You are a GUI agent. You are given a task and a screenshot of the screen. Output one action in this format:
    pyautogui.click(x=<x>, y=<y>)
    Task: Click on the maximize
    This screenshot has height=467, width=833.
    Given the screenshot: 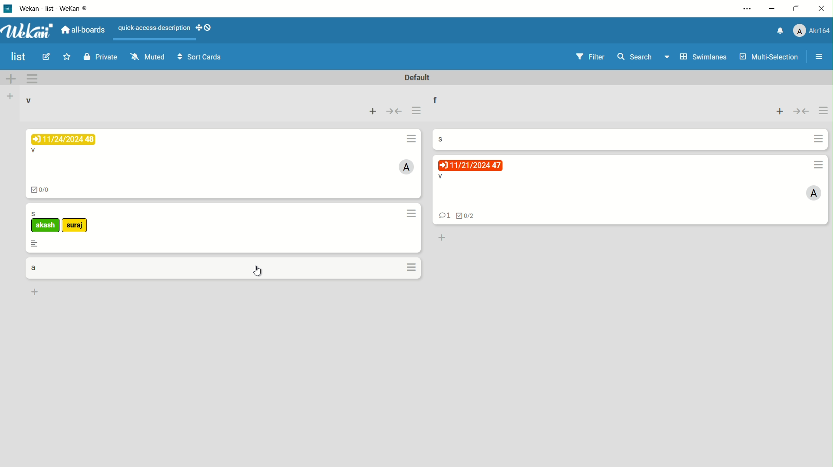 What is the action you would take?
    pyautogui.click(x=798, y=10)
    